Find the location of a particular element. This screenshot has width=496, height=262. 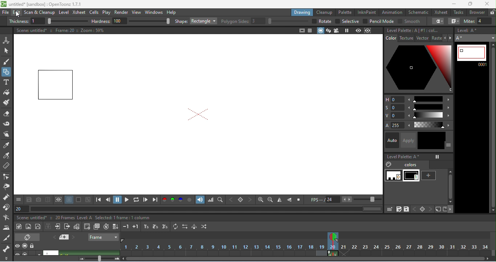

animate is located at coordinates (6, 40).